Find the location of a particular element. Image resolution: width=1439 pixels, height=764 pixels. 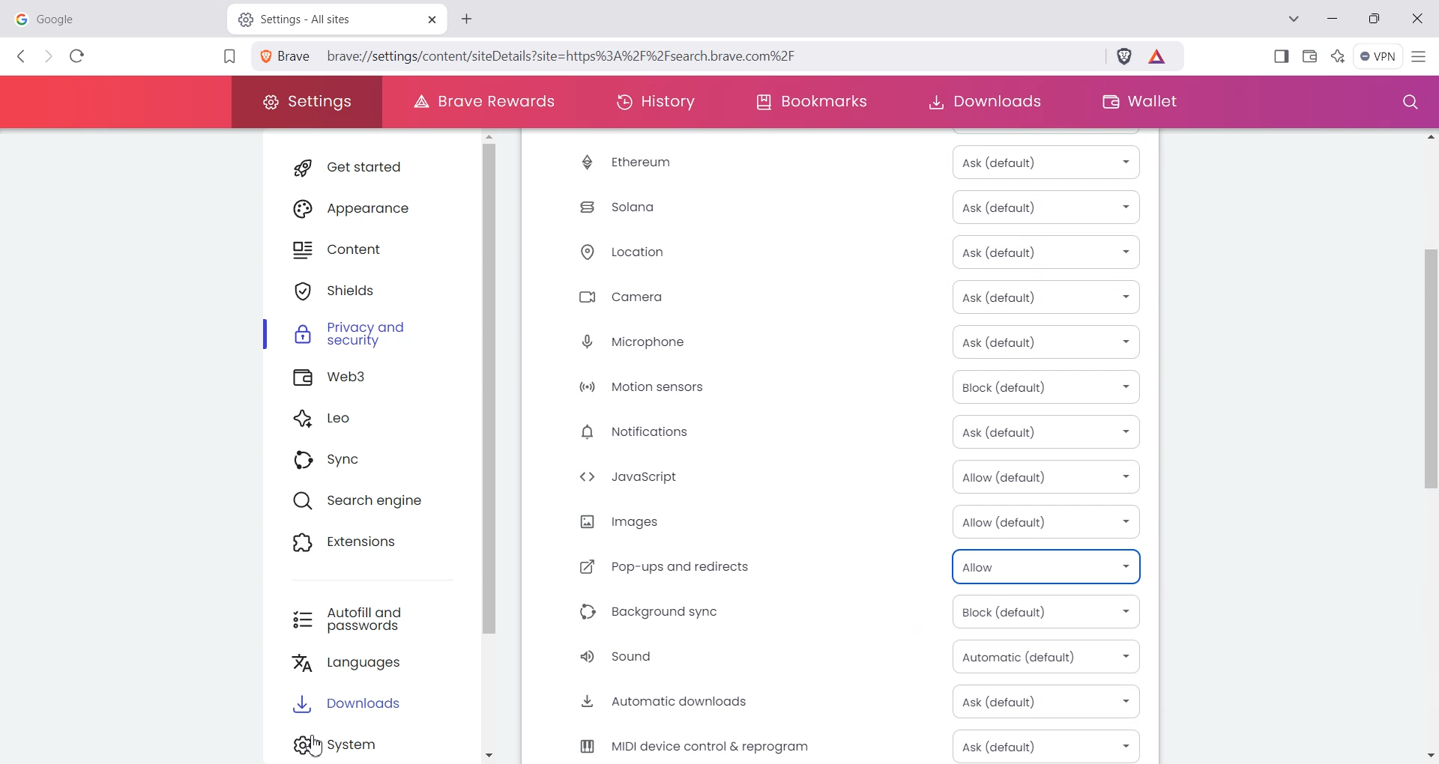

Microphone Ask (Default) is located at coordinates (843, 342).